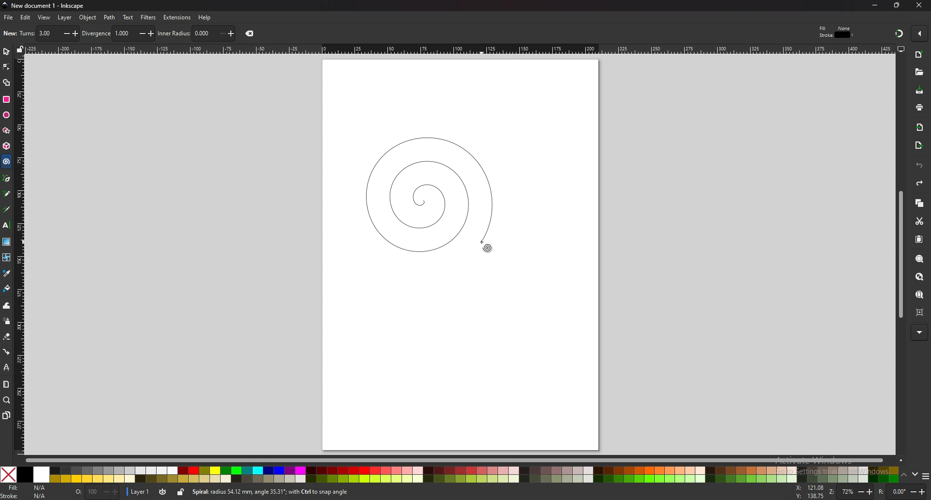 The height and width of the screenshot is (500, 931). What do you see at coordinates (110, 17) in the screenshot?
I see `path` at bounding box center [110, 17].